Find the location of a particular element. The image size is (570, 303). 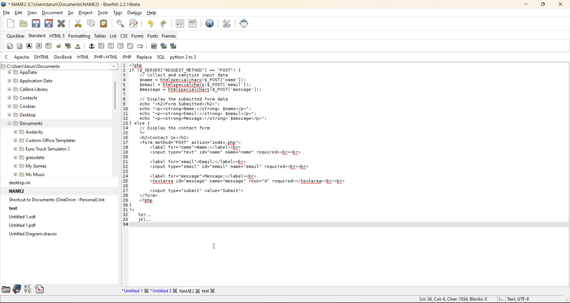

filebrowser is located at coordinates (7, 290).